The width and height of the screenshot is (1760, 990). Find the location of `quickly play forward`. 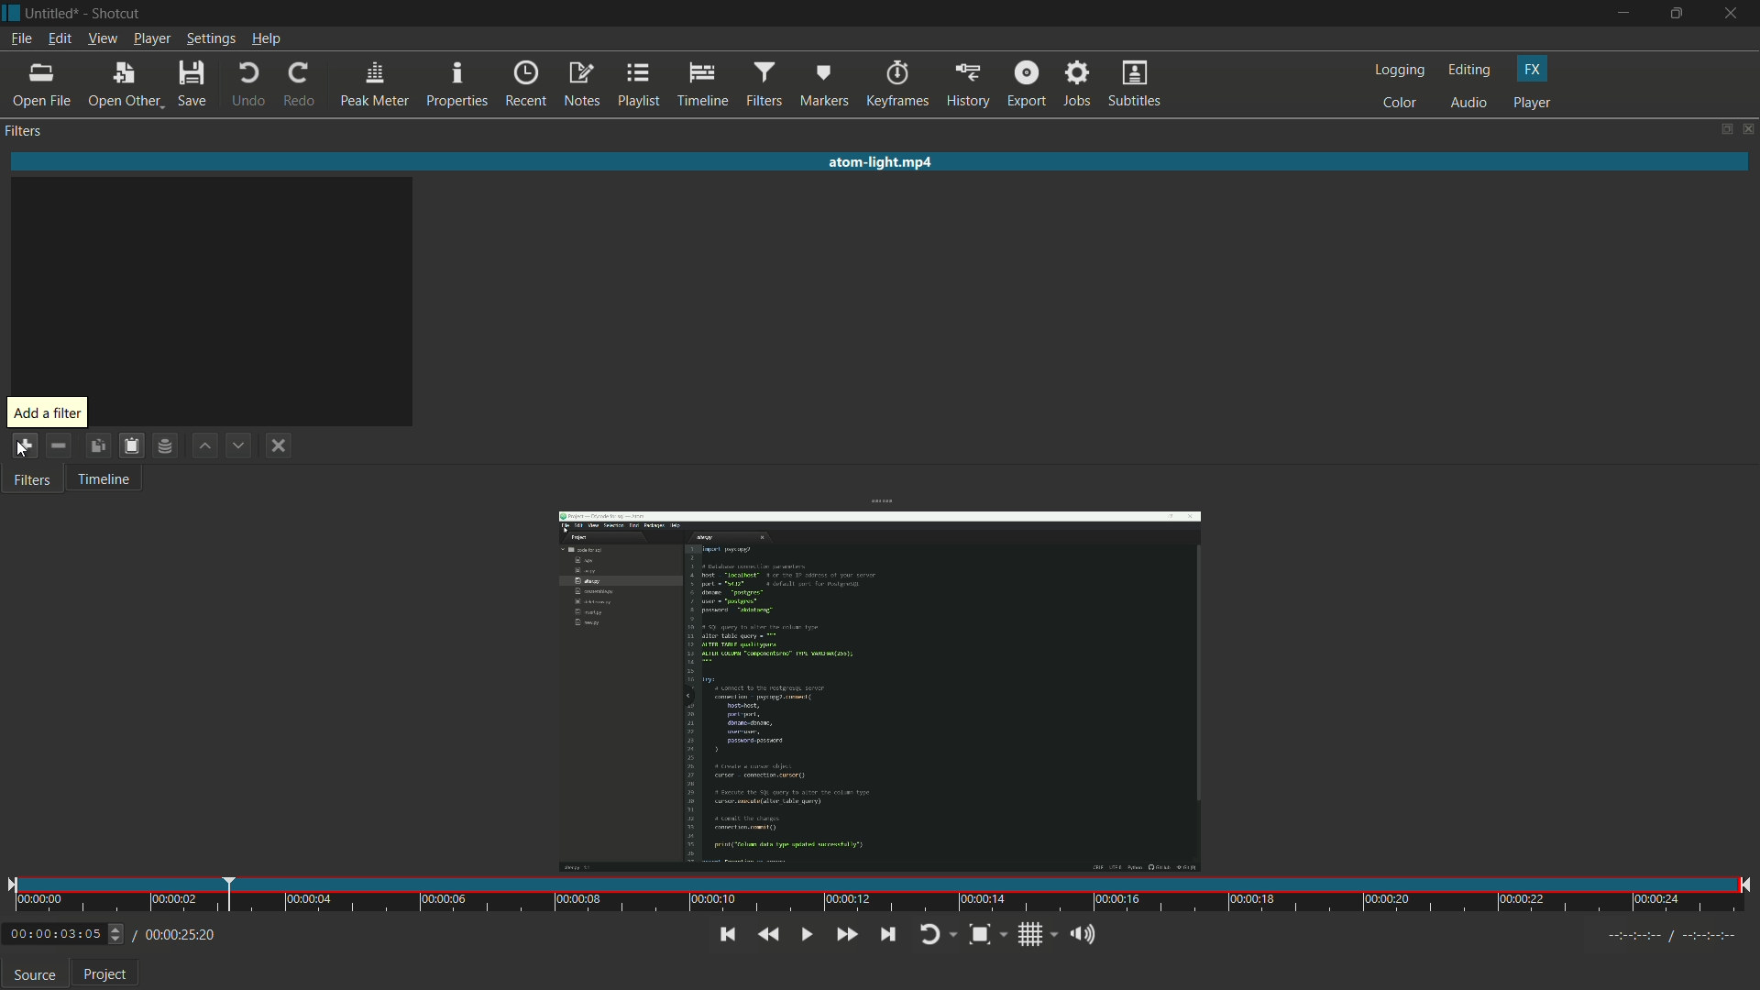

quickly play forward is located at coordinates (844, 932).